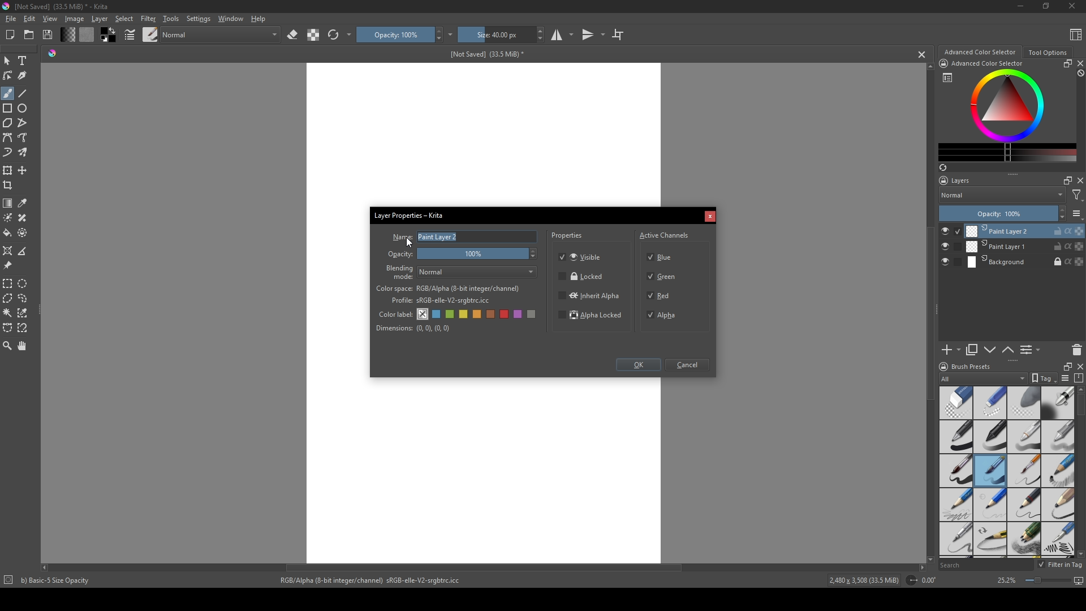  Describe the element at coordinates (1062, 209) in the screenshot. I see `increase` at that location.